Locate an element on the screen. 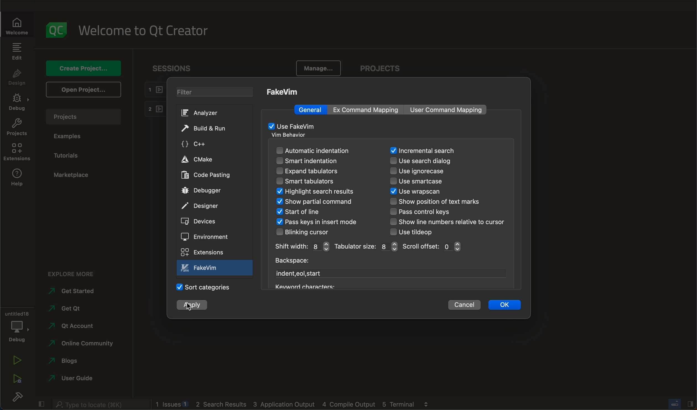 The width and height of the screenshot is (697, 410). create is located at coordinates (83, 67).